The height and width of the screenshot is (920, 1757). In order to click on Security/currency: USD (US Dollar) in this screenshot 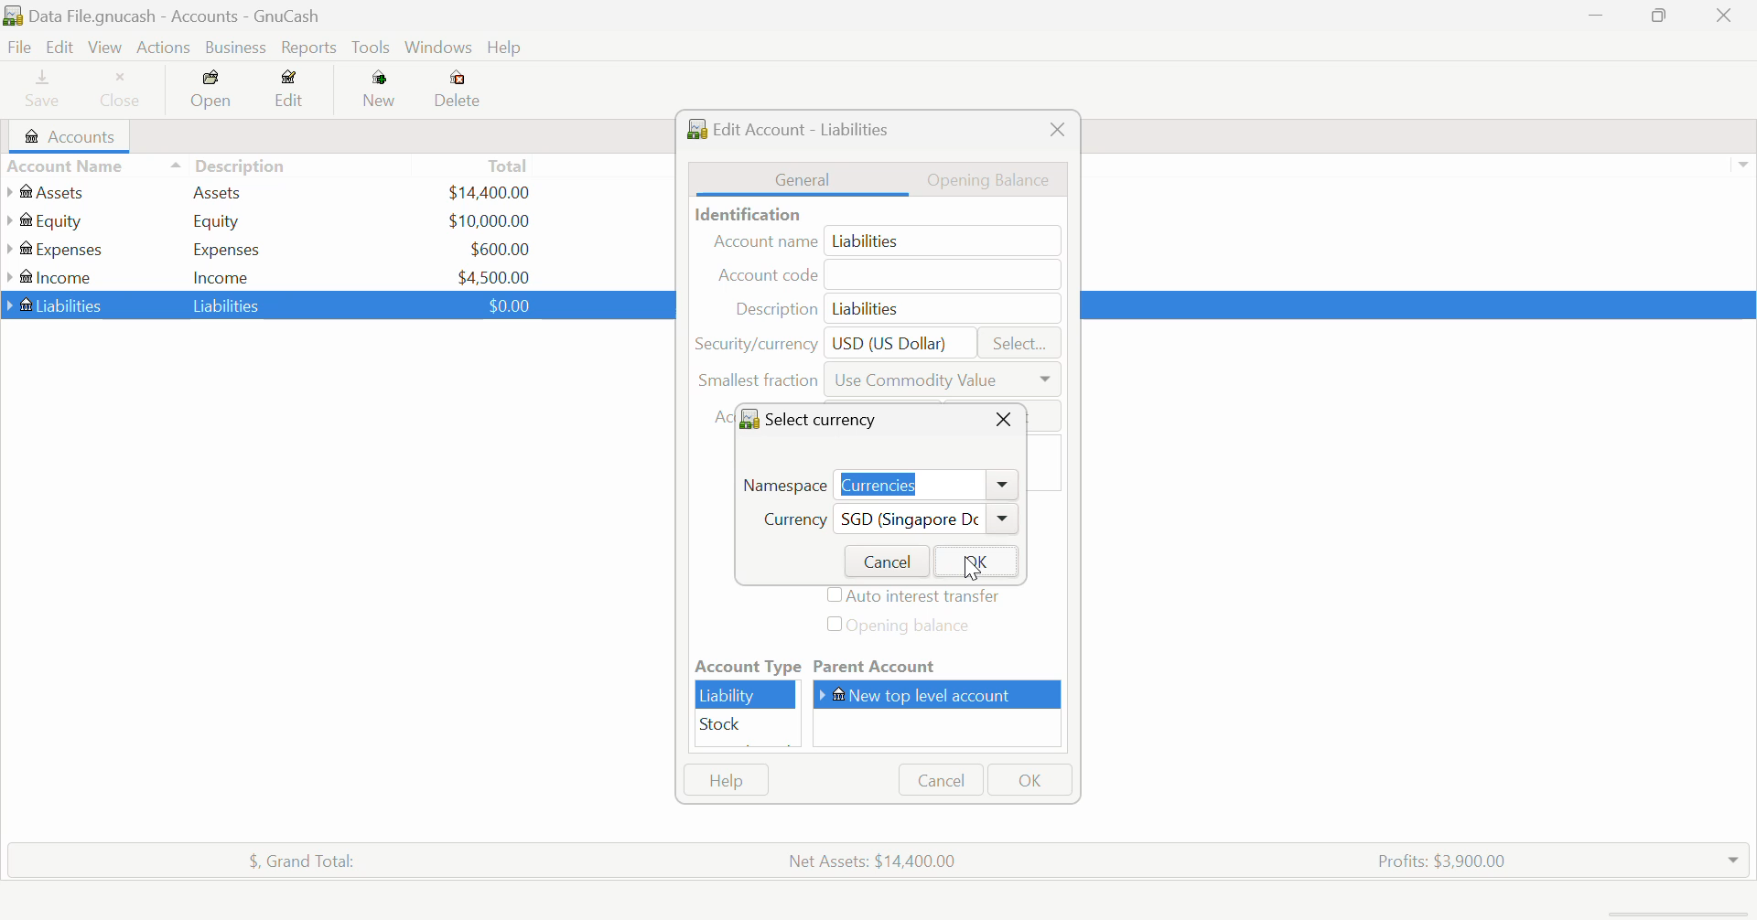, I will do `click(827, 342)`.